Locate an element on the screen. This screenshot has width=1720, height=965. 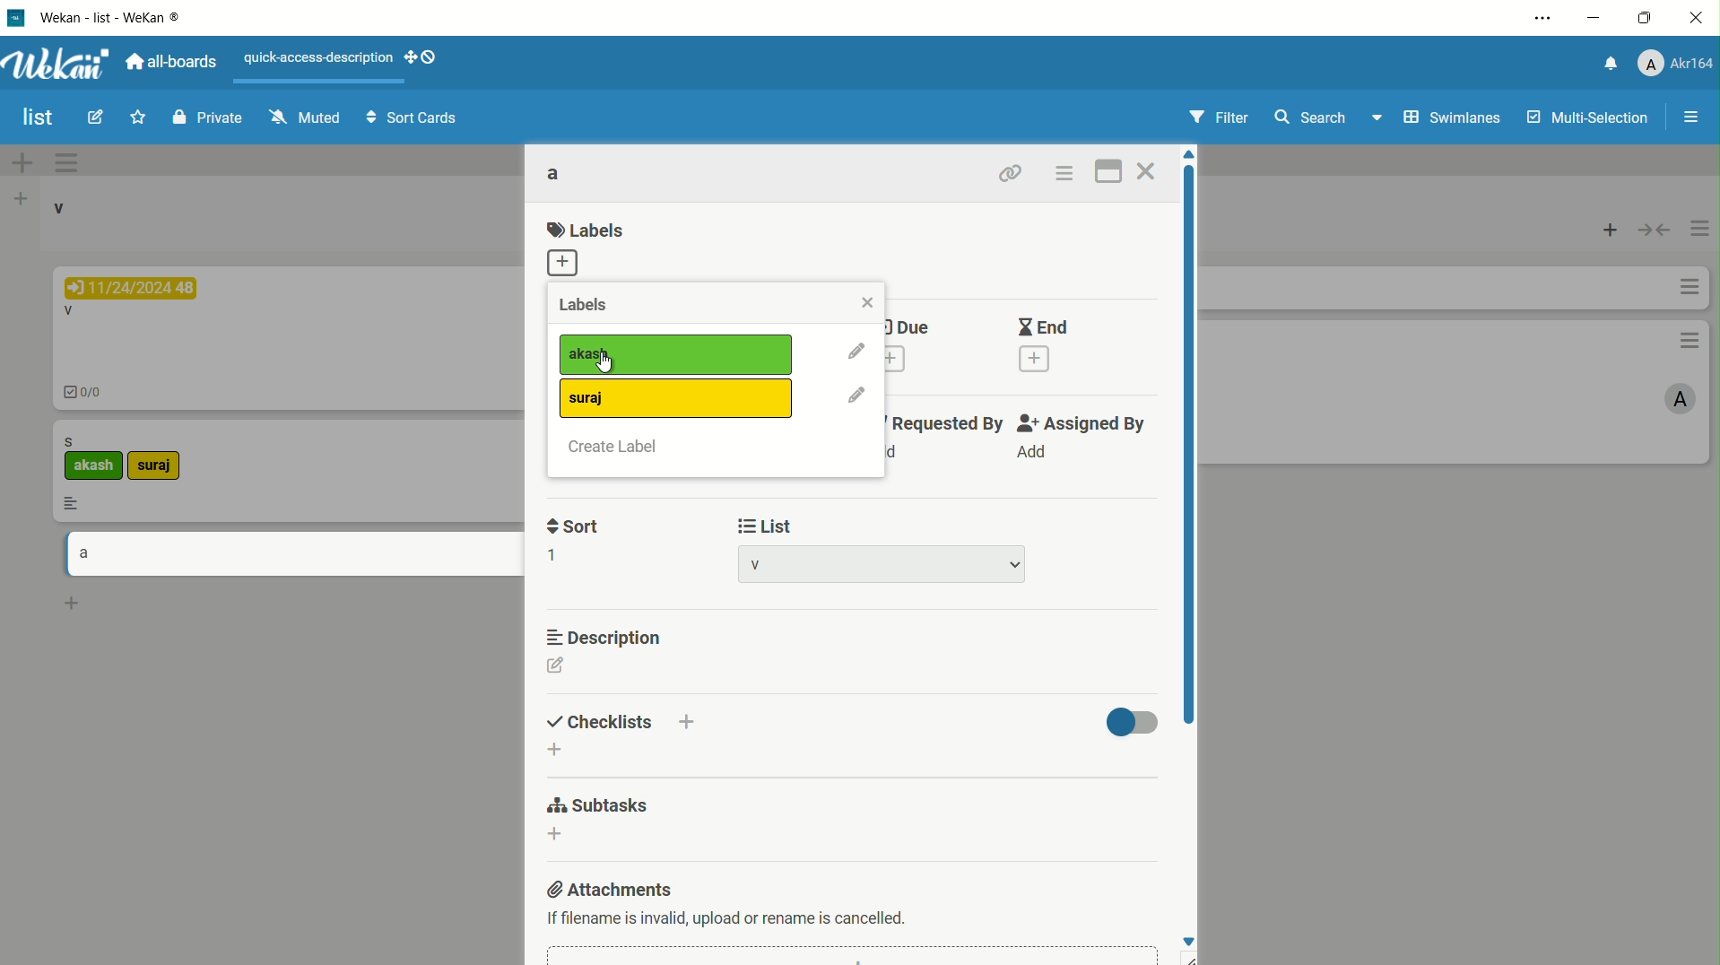
list is located at coordinates (767, 526).